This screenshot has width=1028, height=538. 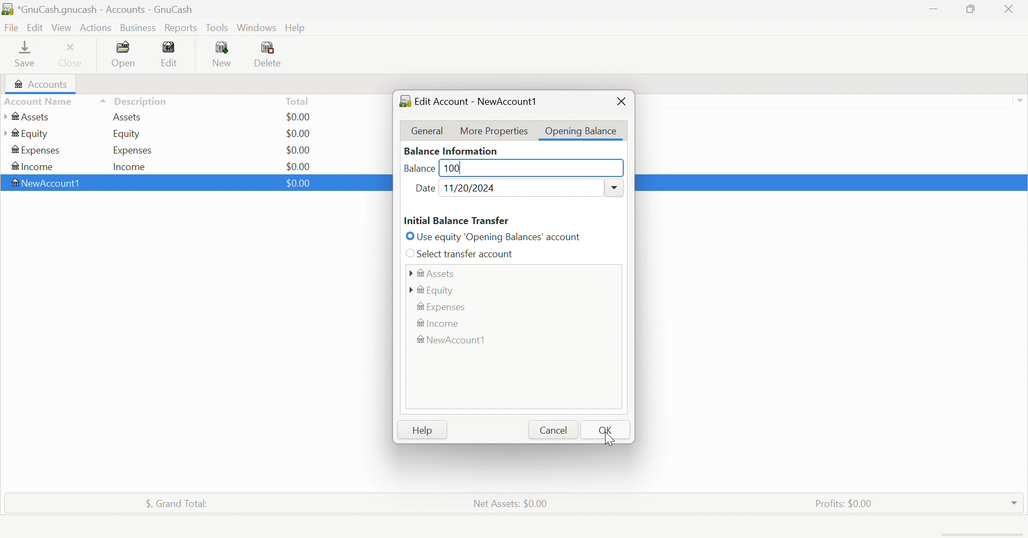 What do you see at coordinates (275, 54) in the screenshot?
I see `Delete` at bounding box center [275, 54].